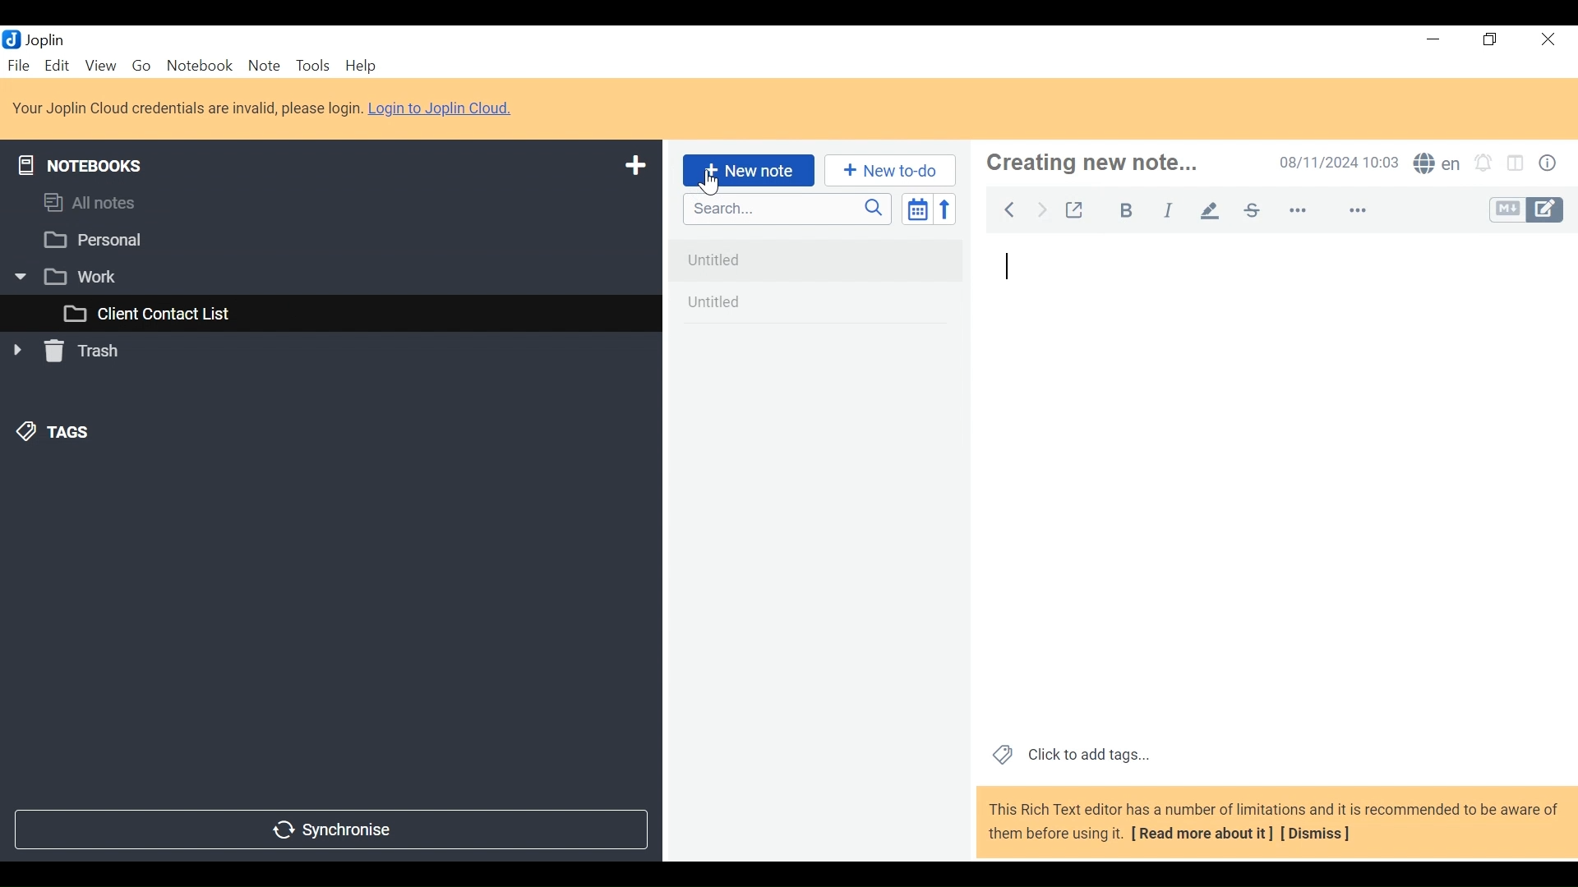 The height and width of the screenshot is (887, 1578). What do you see at coordinates (330, 315) in the screenshot?
I see `Client Contact List` at bounding box center [330, 315].